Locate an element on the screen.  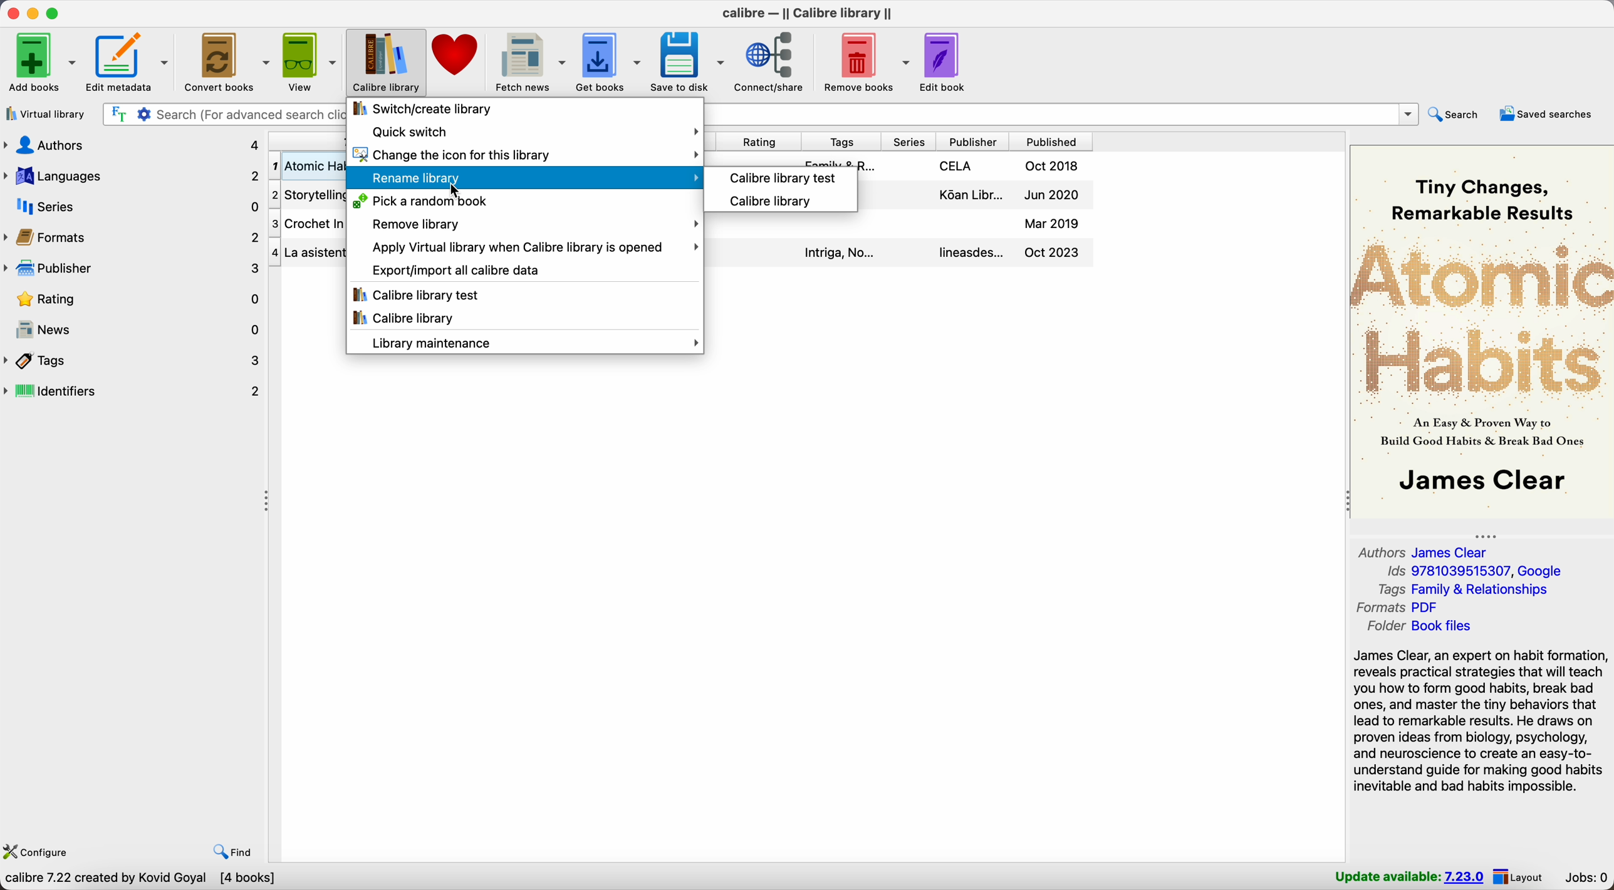
La Asistenta details book is located at coordinates (900, 253).